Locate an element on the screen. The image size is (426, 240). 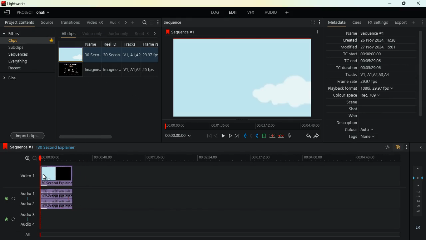
tags is located at coordinates (361, 138).